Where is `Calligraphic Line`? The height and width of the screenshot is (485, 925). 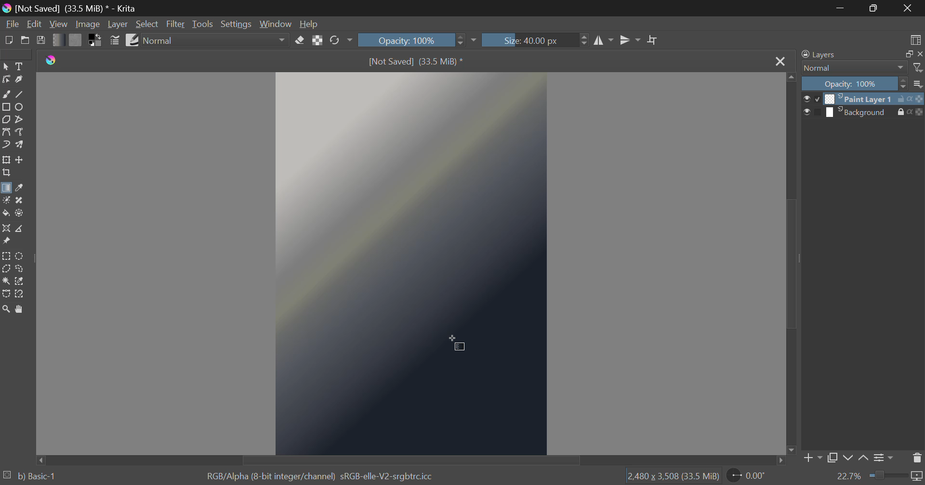
Calligraphic Line is located at coordinates (18, 79).